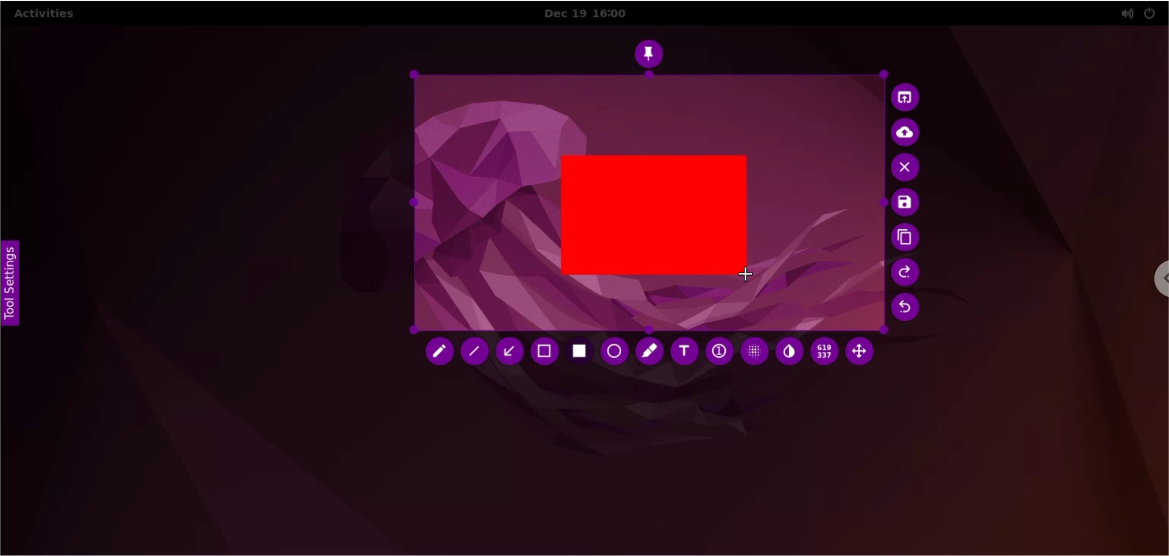 The width and height of the screenshot is (1169, 556). What do you see at coordinates (613, 351) in the screenshot?
I see `ellipse` at bounding box center [613, 351].